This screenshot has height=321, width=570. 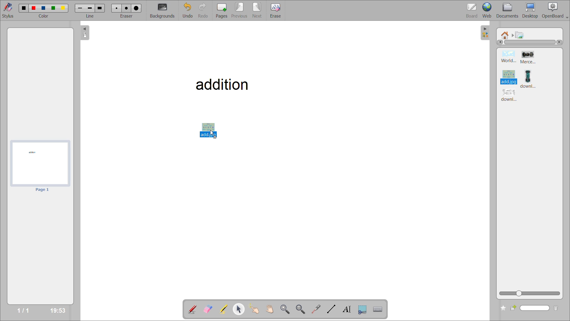 What do you see at coordinates (488, 10) in the screenshot?
I see `web` at bounding box center [488, 10].